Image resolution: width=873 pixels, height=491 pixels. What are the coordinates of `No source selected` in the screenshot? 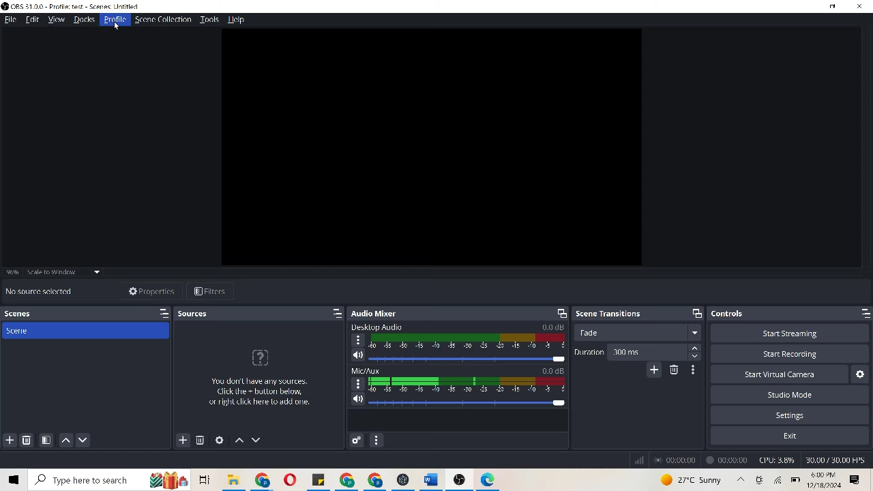 It's located at (40, 291).